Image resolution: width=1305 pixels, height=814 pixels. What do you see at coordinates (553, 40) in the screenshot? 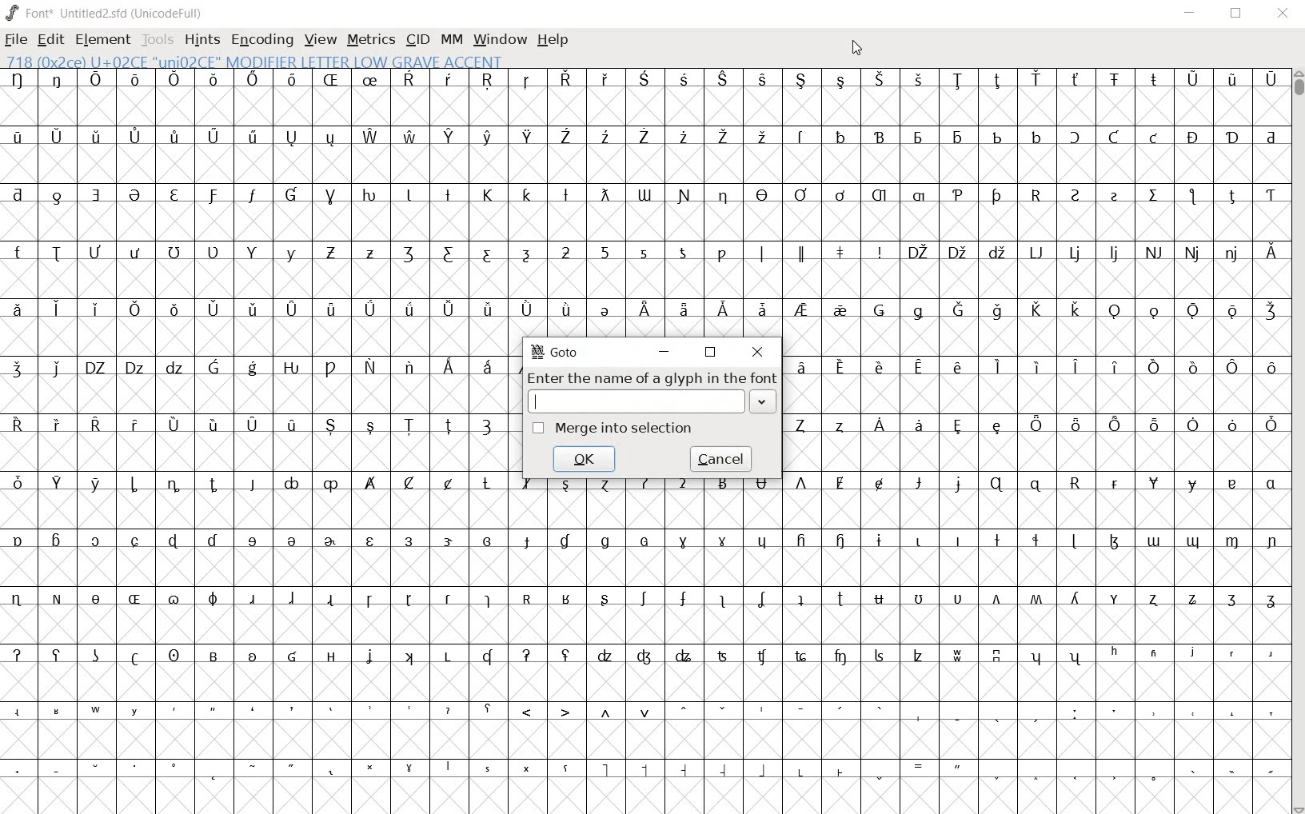
I see `help` at bounding box center [553, 40].